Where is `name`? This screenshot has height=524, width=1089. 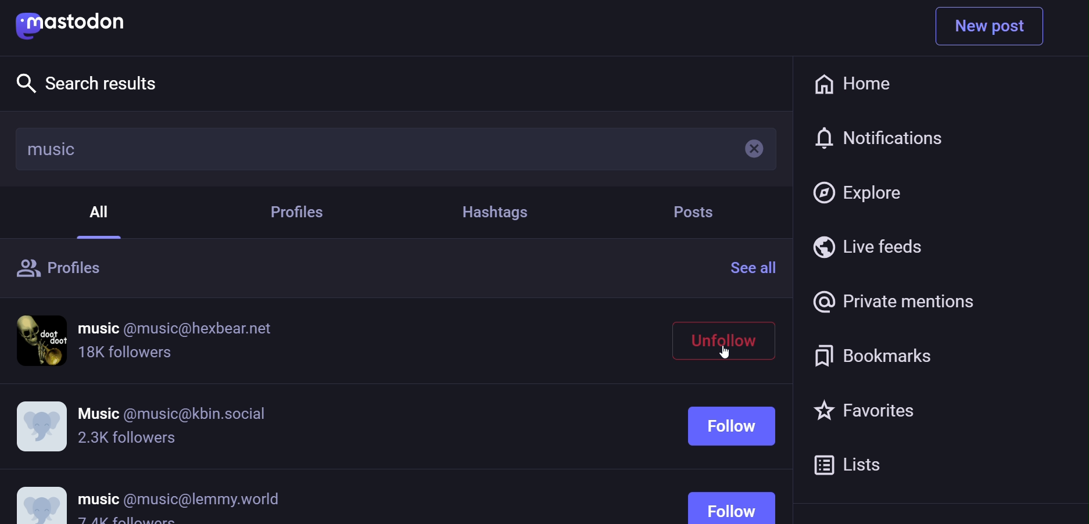
name is located at coordinates (180, 498).